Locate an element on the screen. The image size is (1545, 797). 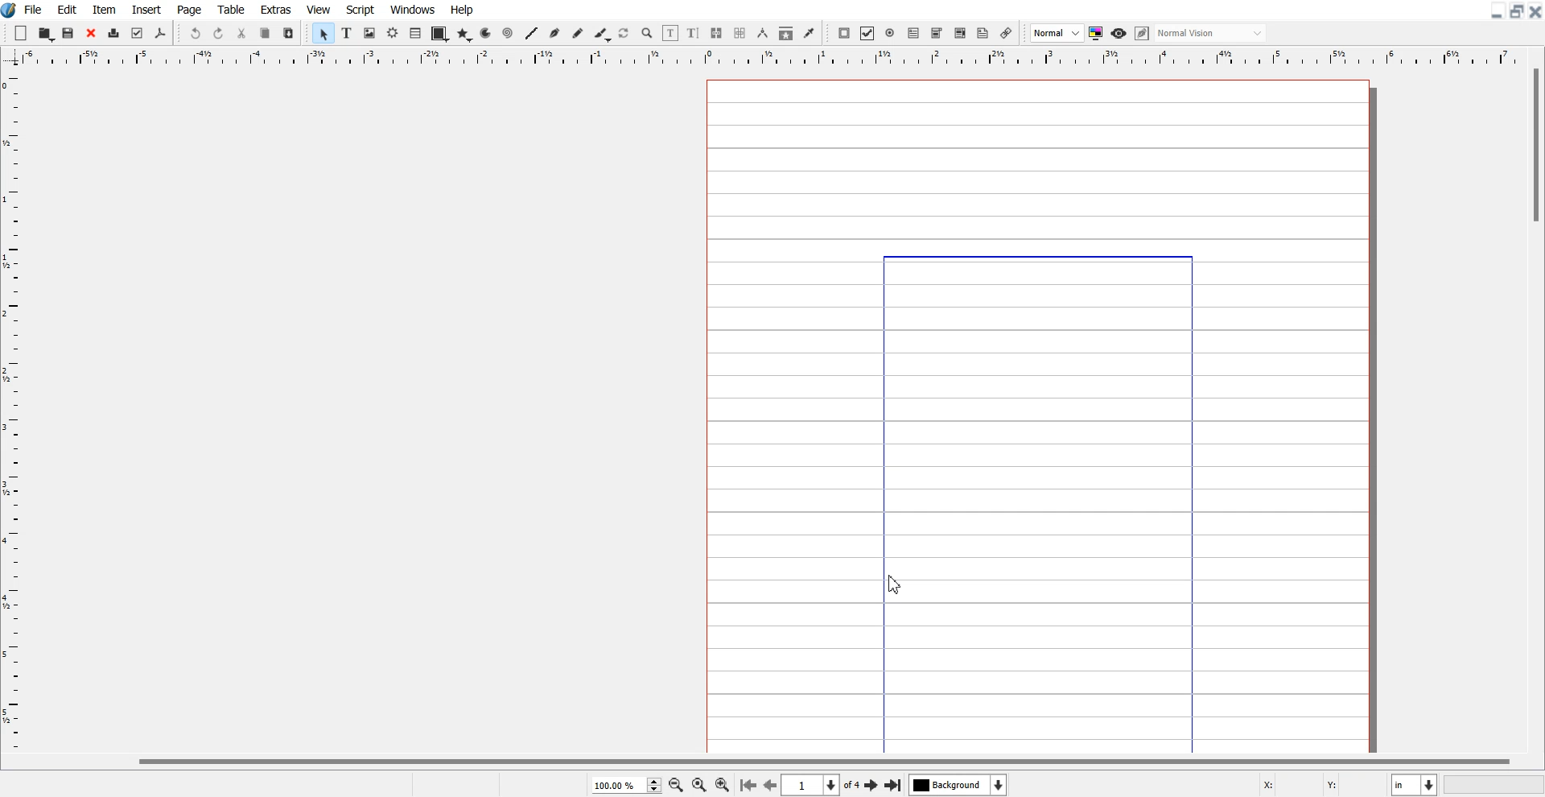
Vertical Scale is located at coordinates (13, 411).